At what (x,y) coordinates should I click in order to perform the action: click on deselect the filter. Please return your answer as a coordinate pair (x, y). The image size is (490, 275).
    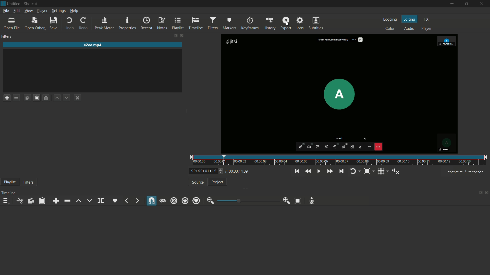
    Looking at the image, I should click on (78, 98).